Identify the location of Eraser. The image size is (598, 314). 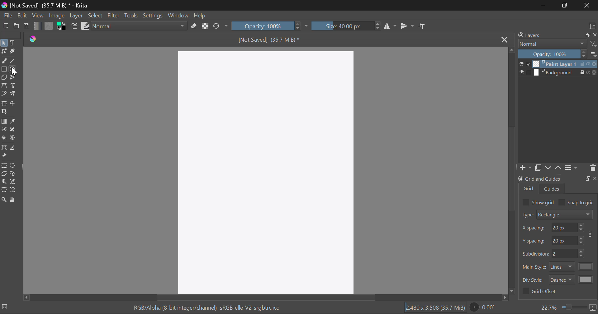
(194, 26).